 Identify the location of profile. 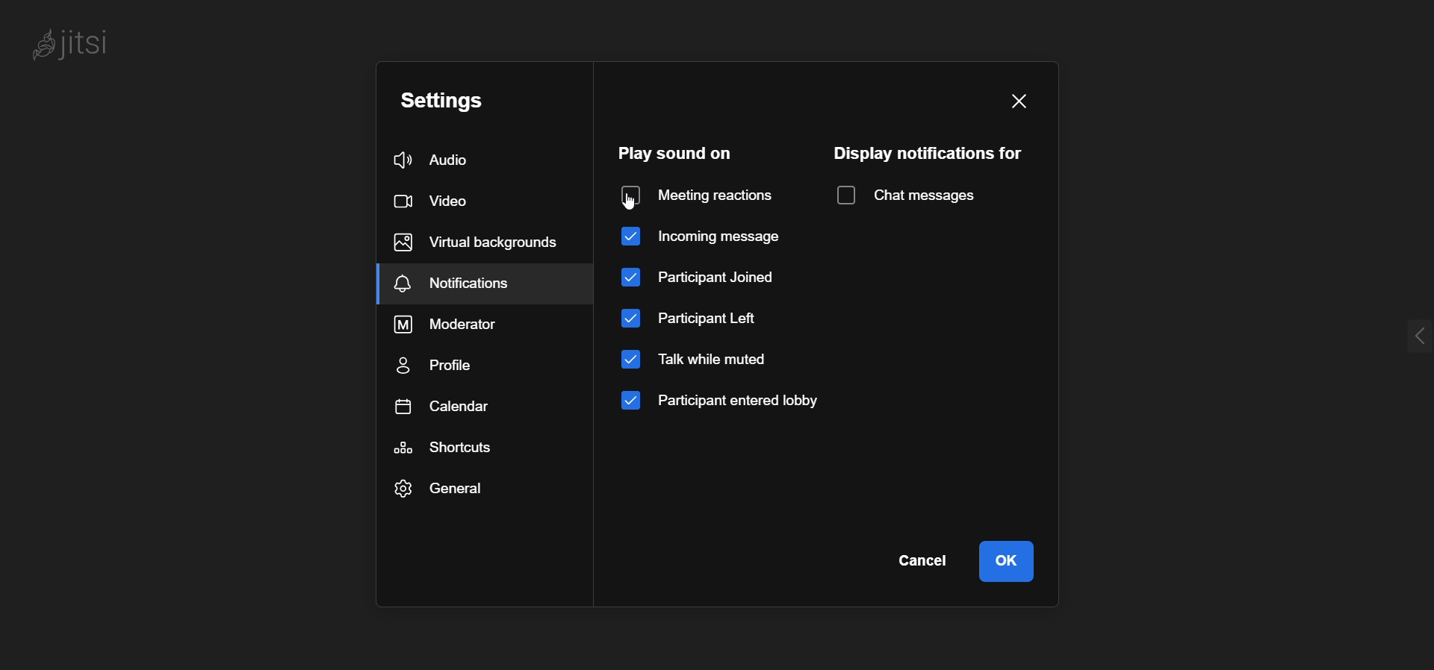
(444, 363).